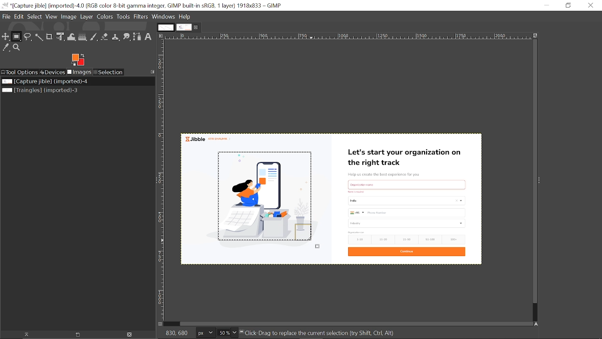 This screenshot has width=602, height=339. I want to click on Toggle quick mask On/Off, so click(160, 324).